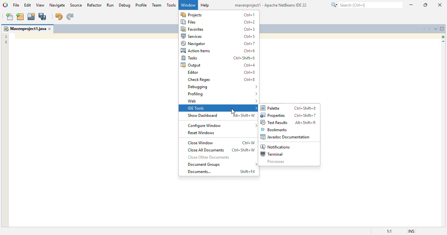 This screenshot has width=447, height=235. What do you see at coordinates (249, 15) in the screenshot?
I see `shortcut for projects` at bounding box center [249, 15].